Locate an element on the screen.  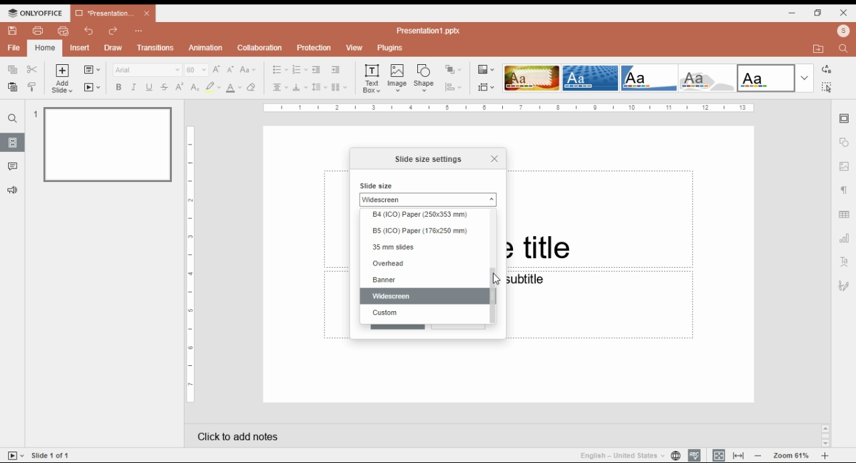
change color theme is located at coordinates (486, 70).